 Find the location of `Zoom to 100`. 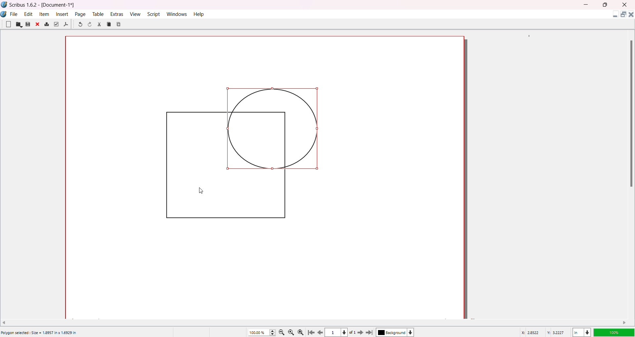

Zoom to 100 is located at coordinates (292, 332).